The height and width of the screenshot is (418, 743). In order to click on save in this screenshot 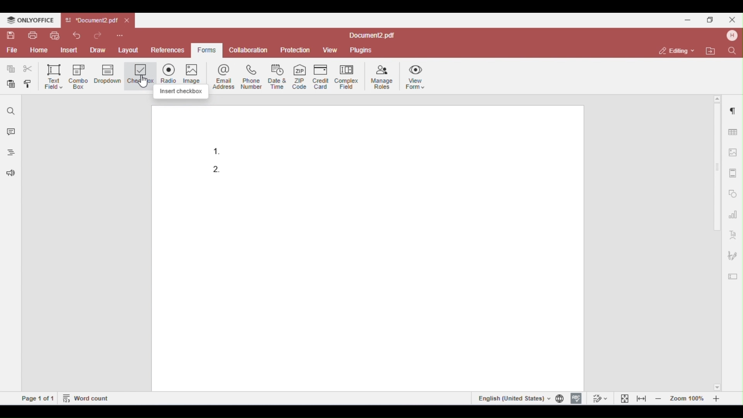, I will do `click(12, 35)`.